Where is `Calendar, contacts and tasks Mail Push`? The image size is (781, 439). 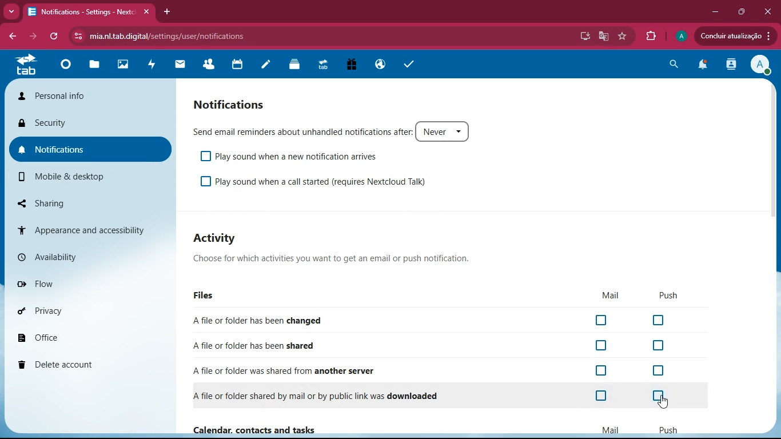 Calendar, contacts and tasks Mail Push is located at coordinates (437, 429).